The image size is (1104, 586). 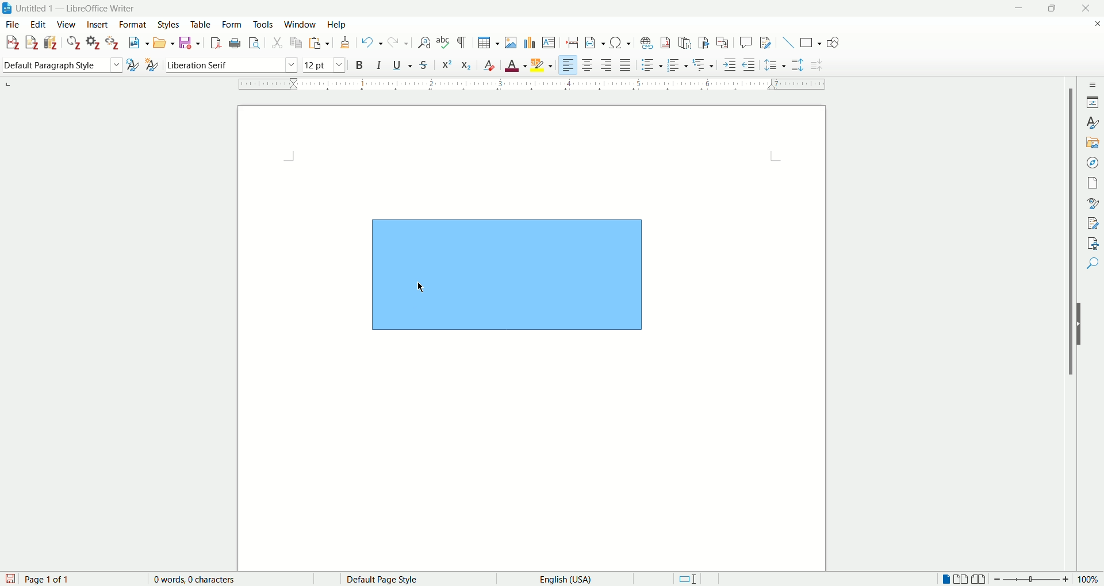 I want to click on increase paragraph spacing, so click(x=796, y=64).